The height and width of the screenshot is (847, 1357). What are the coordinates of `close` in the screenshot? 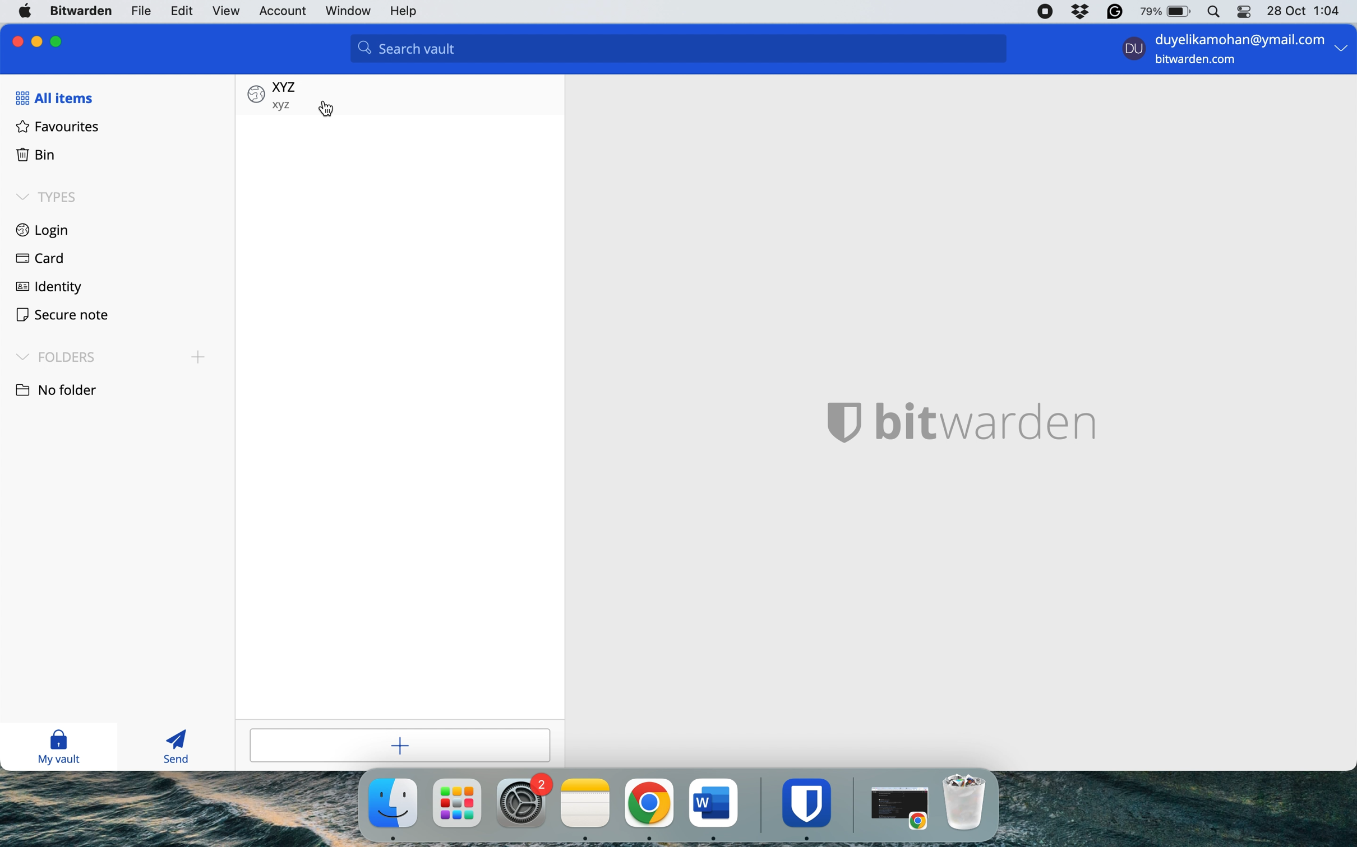 It's located at (15, 40).